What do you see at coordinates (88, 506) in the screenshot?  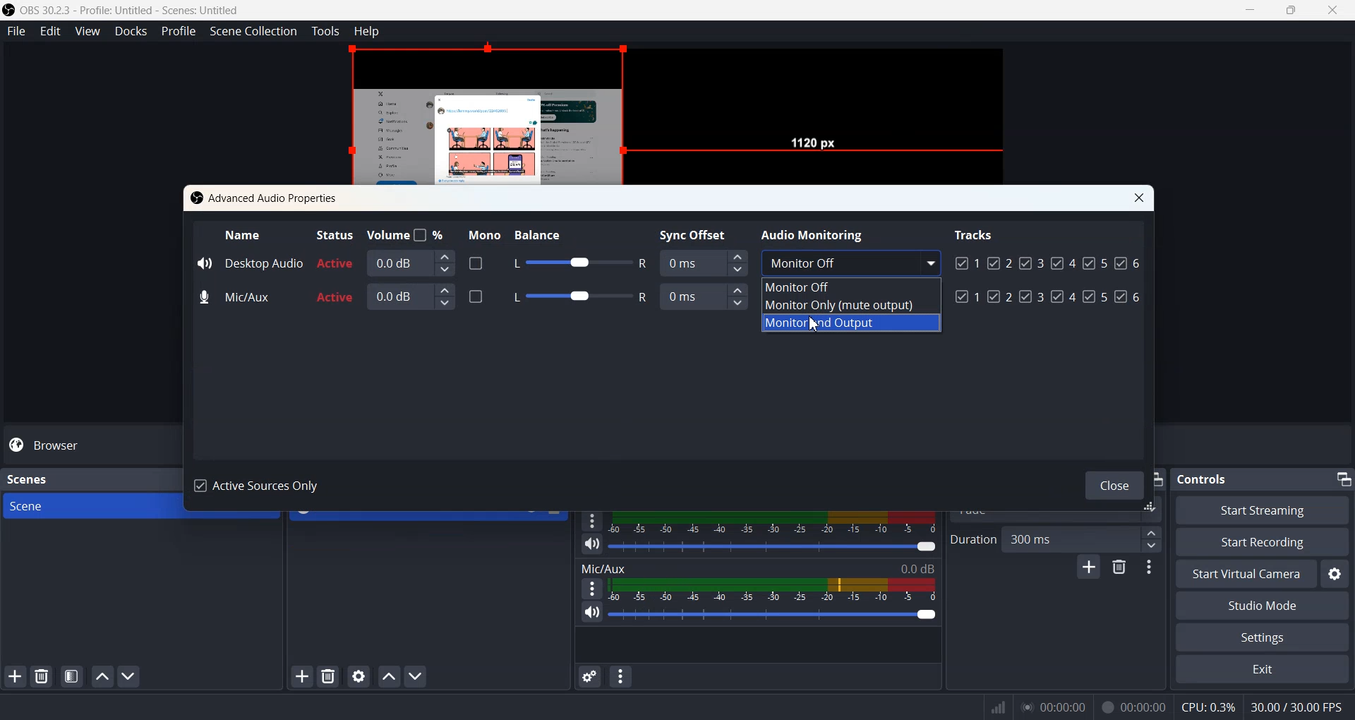 I see `Scene` at bounding box center [88, 506].